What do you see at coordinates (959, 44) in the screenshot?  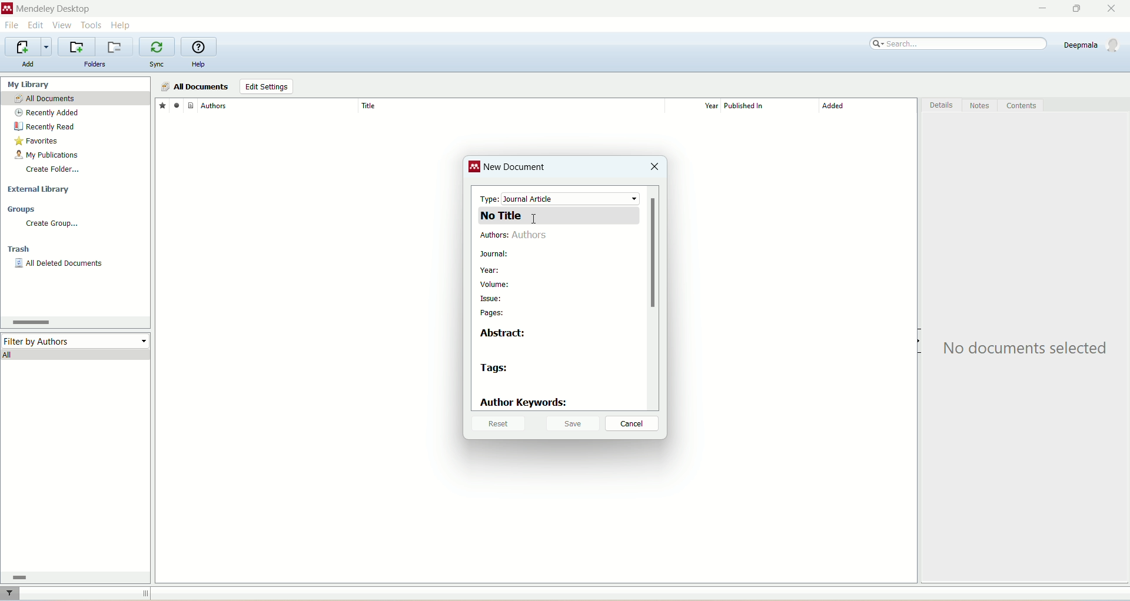 I see `search` at bounding box center [959, 44].